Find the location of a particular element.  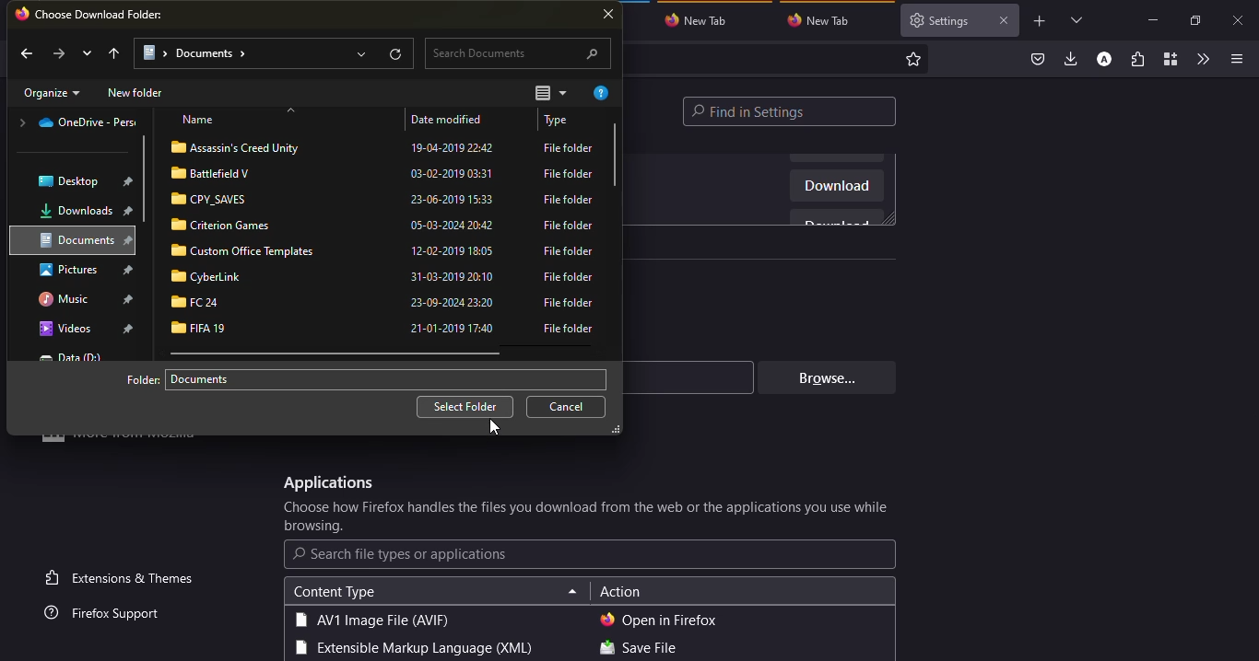

support is located at coordinates (108, 614).